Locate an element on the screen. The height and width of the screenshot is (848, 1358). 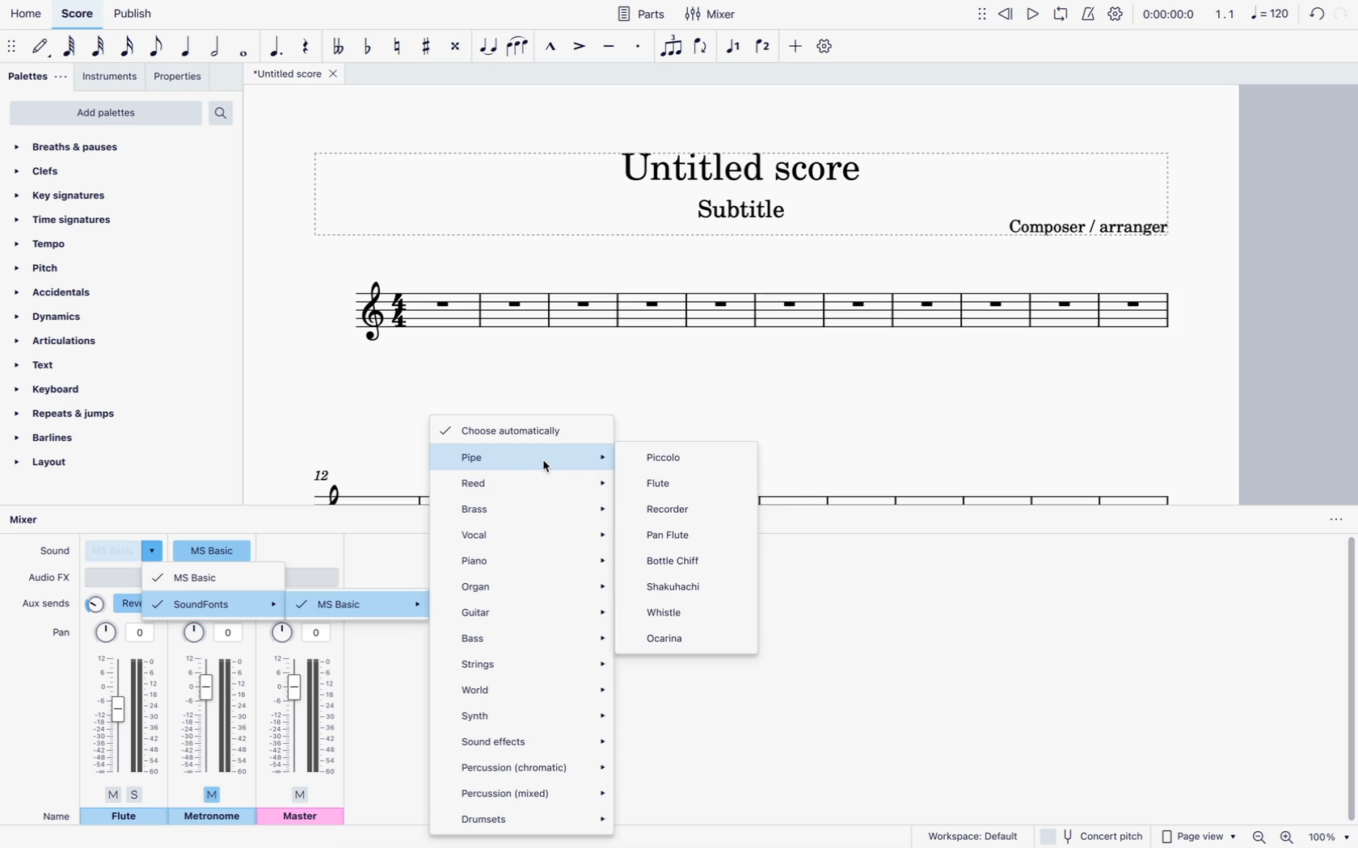
composer / arranger is located at coordinates (1090, 226).